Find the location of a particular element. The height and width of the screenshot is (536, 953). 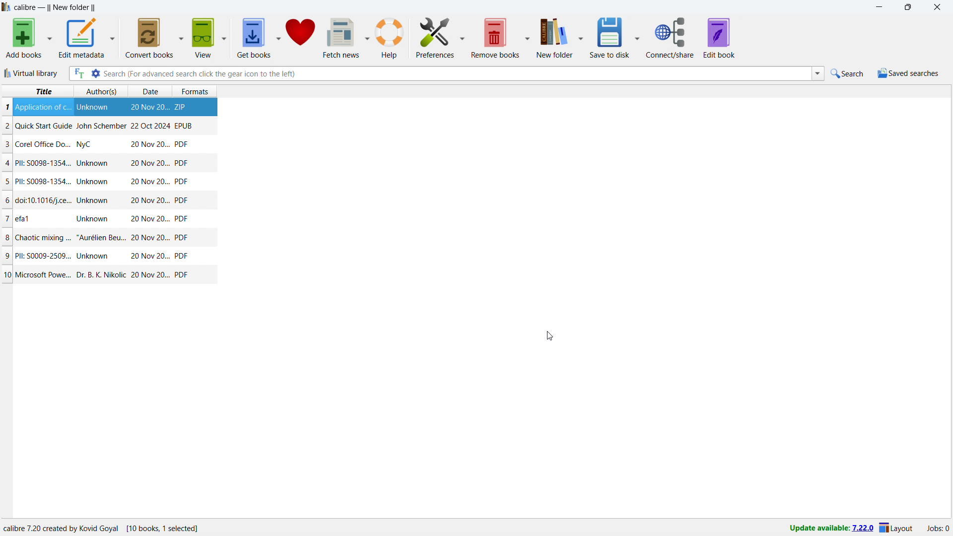

add books is located at coordinates (24, 38).